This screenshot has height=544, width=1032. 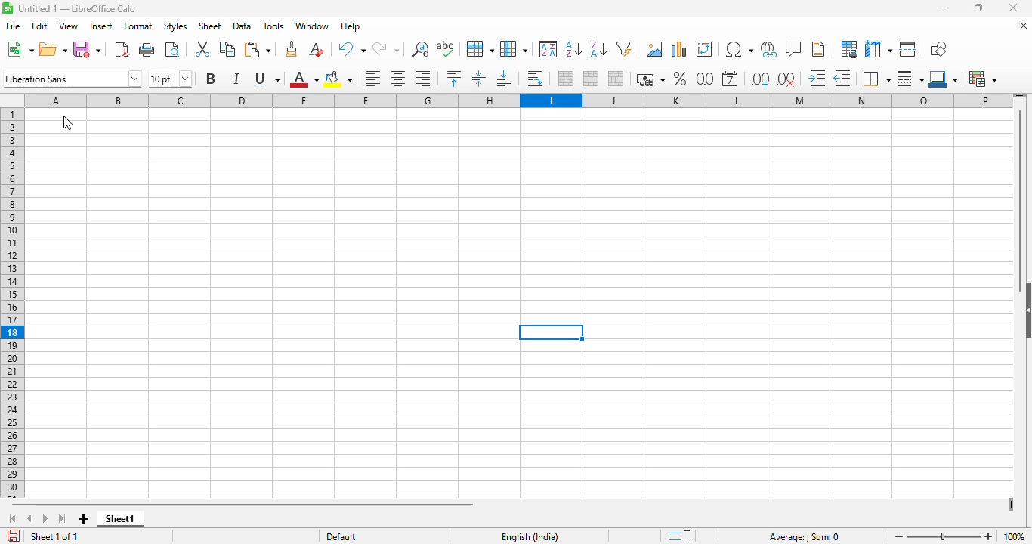 What do you see at coordinates (372, 79) in the screenshot?
I see `align left` at bounding box center [372, 79].